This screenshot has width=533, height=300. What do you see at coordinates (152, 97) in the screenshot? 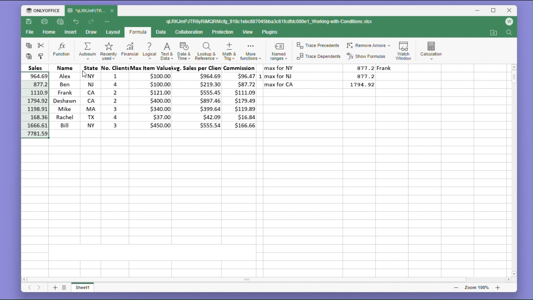
I see `max item values` at bounding box center [152, 97].